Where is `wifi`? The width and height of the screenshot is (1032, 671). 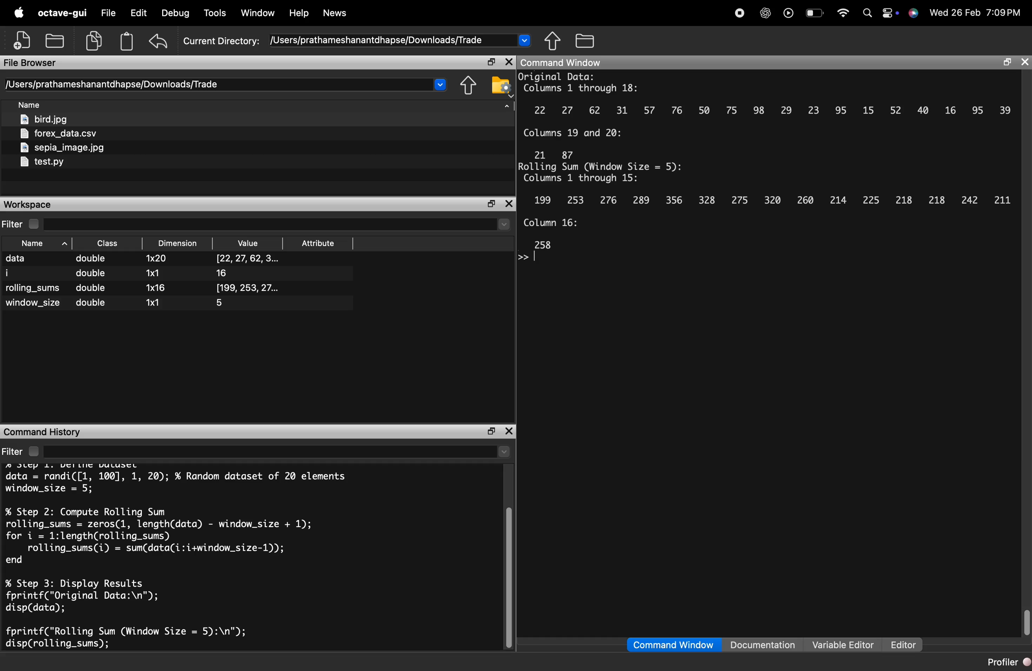 wifi is located at coordinates (843, 13).